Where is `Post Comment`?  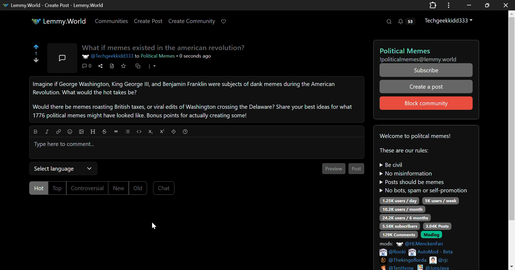
Post Comment is located at coordinates (357, 169).